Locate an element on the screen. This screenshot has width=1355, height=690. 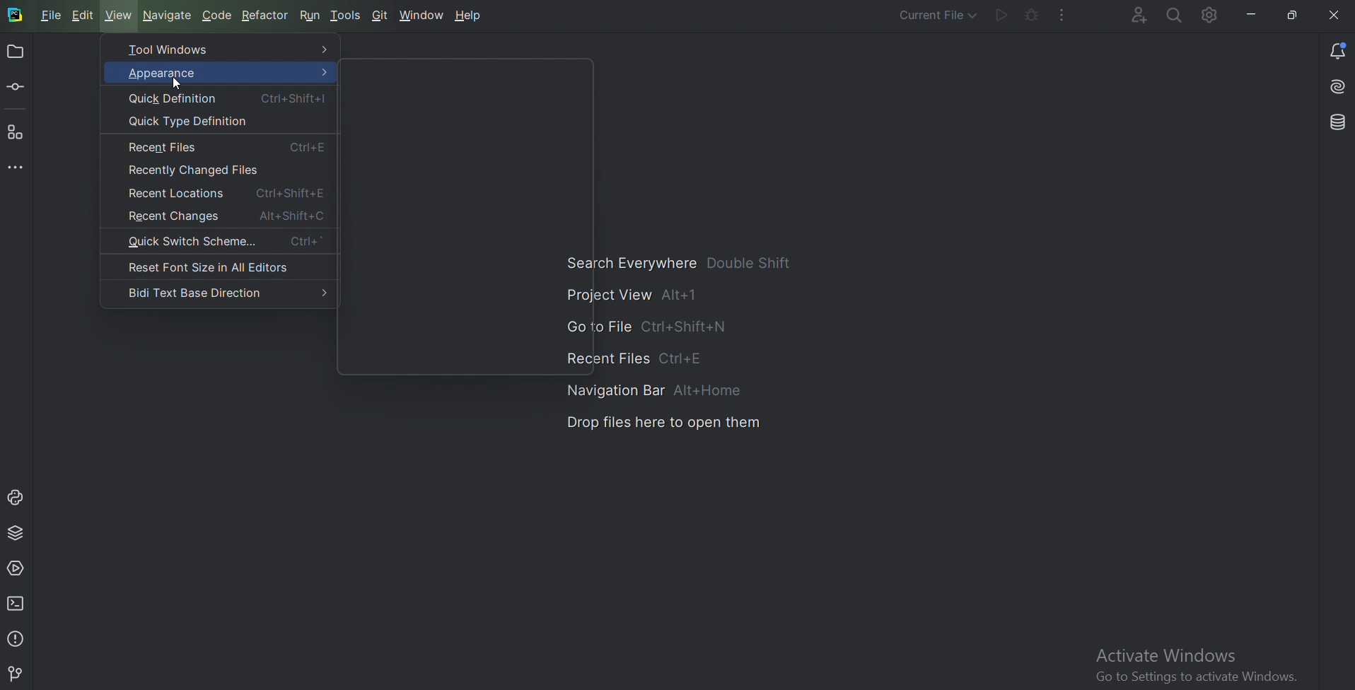
File is located at coordinates (50, 15).